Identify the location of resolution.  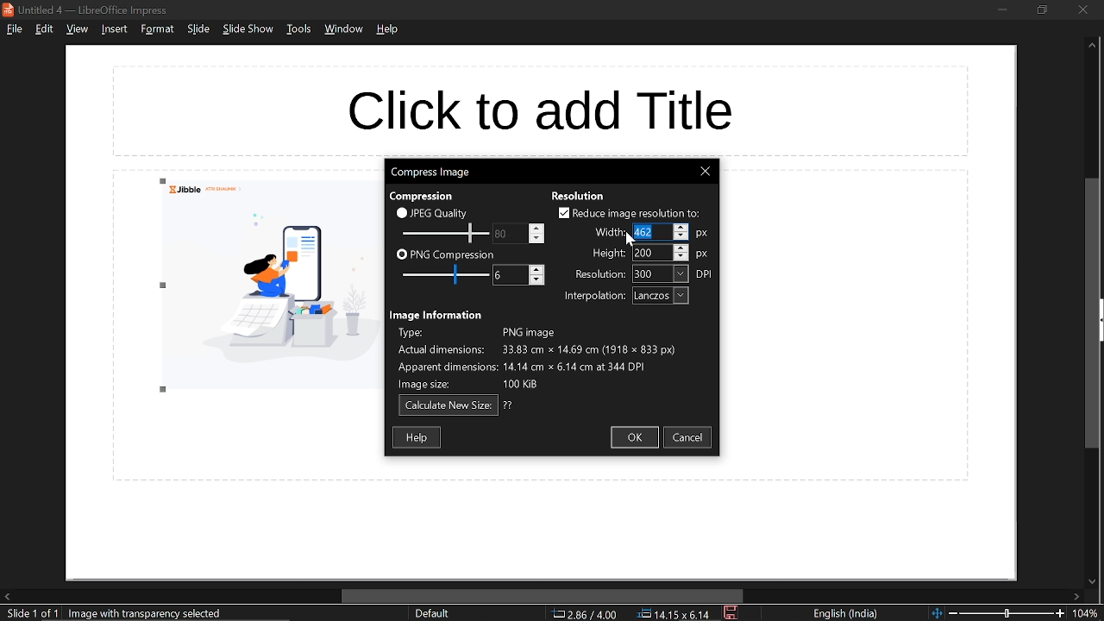
(579, 196).